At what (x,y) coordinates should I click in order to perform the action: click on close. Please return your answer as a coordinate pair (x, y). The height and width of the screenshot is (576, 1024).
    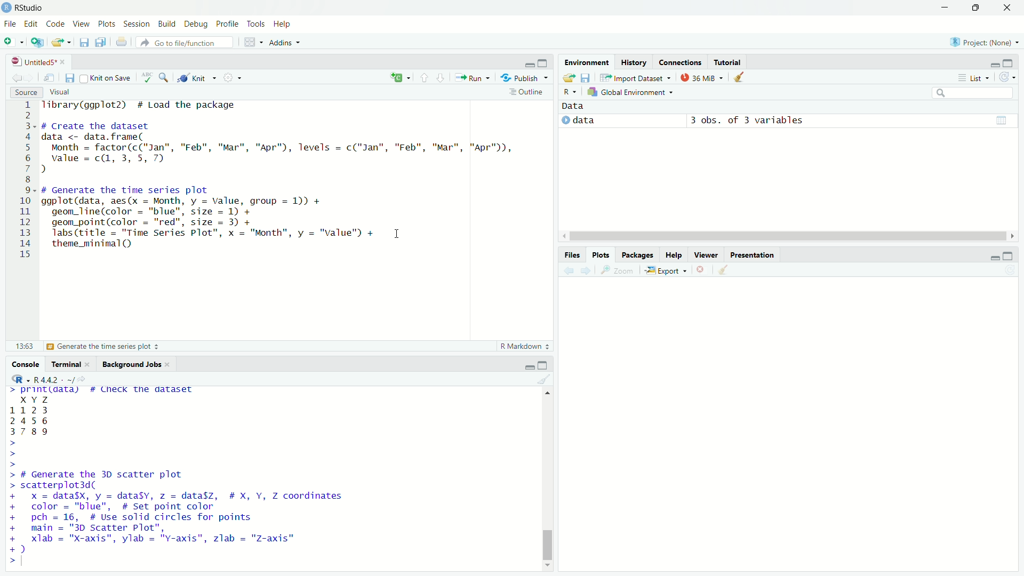
    Looking at the image, I should click on (1007, 8).